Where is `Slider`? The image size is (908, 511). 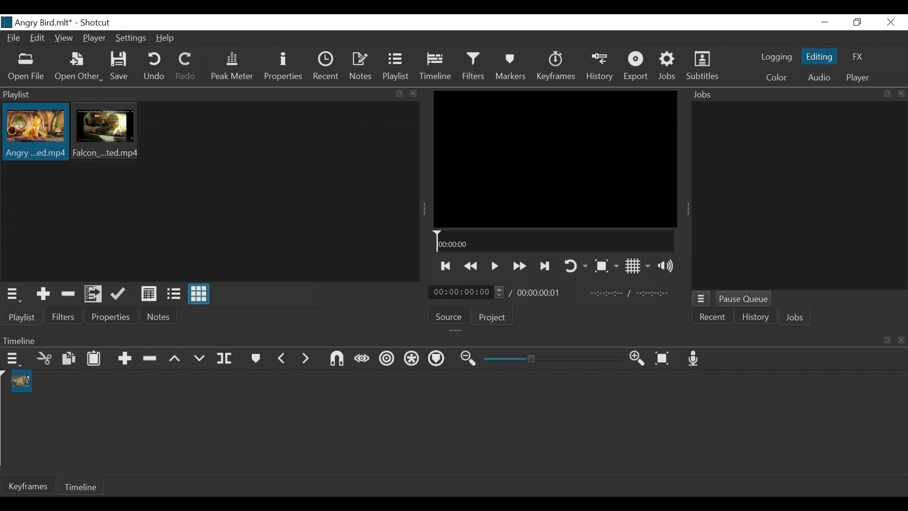 Slider is located at coordinates (553, 359).